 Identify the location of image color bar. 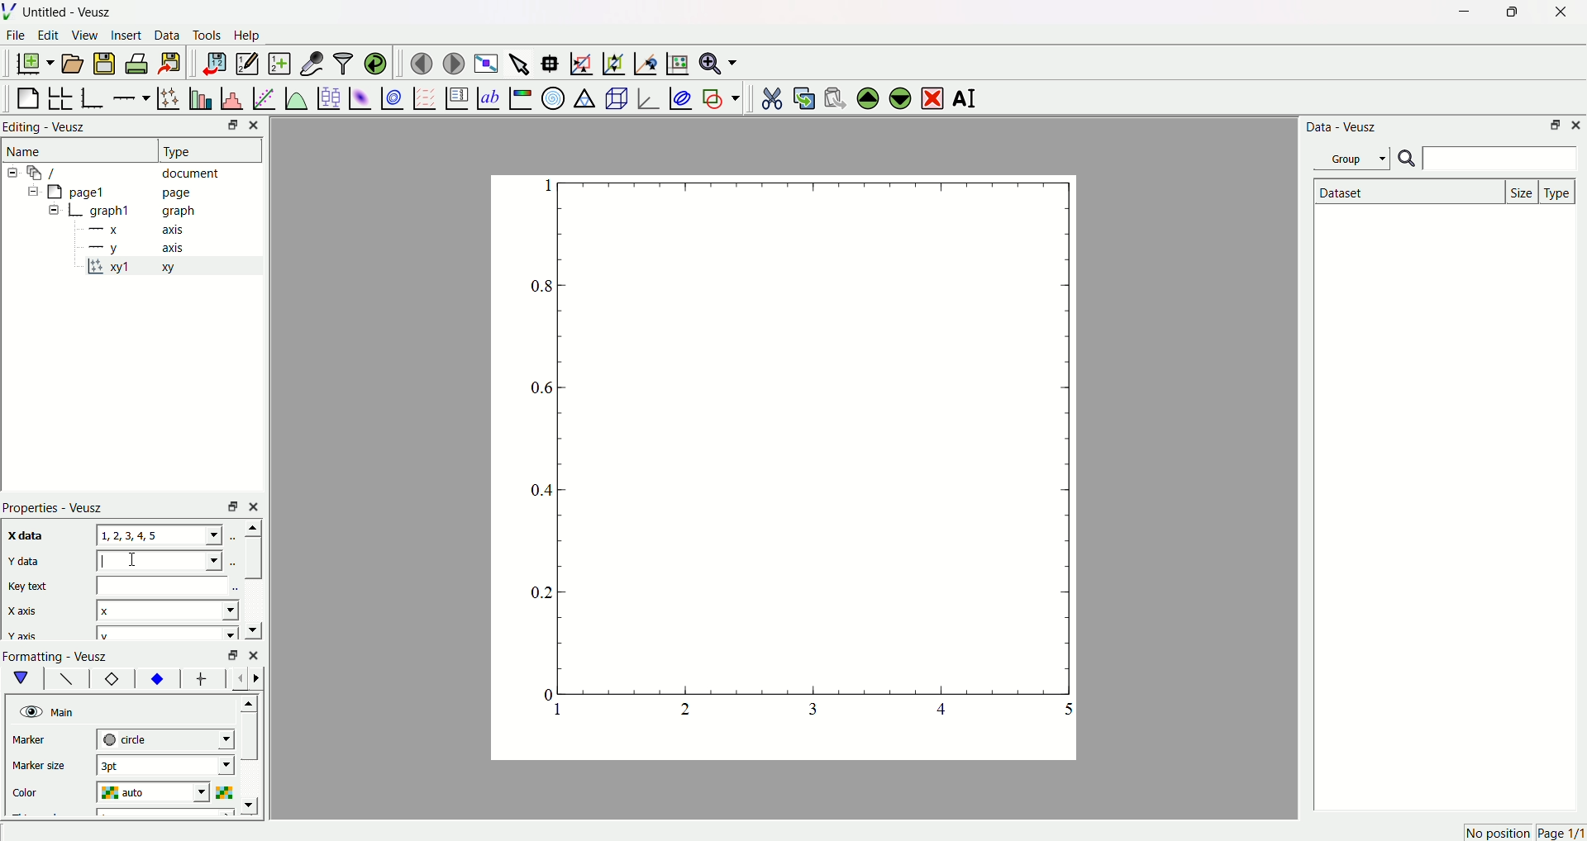
(520, 97).